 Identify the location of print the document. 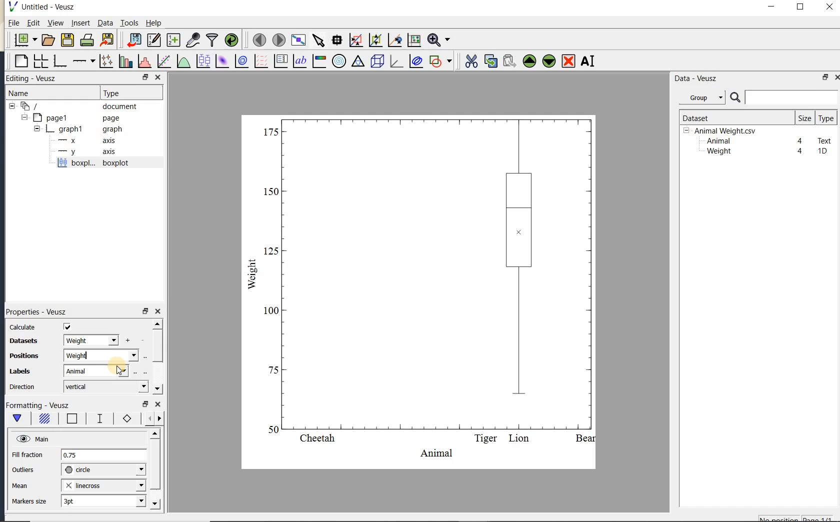
(87, 40).